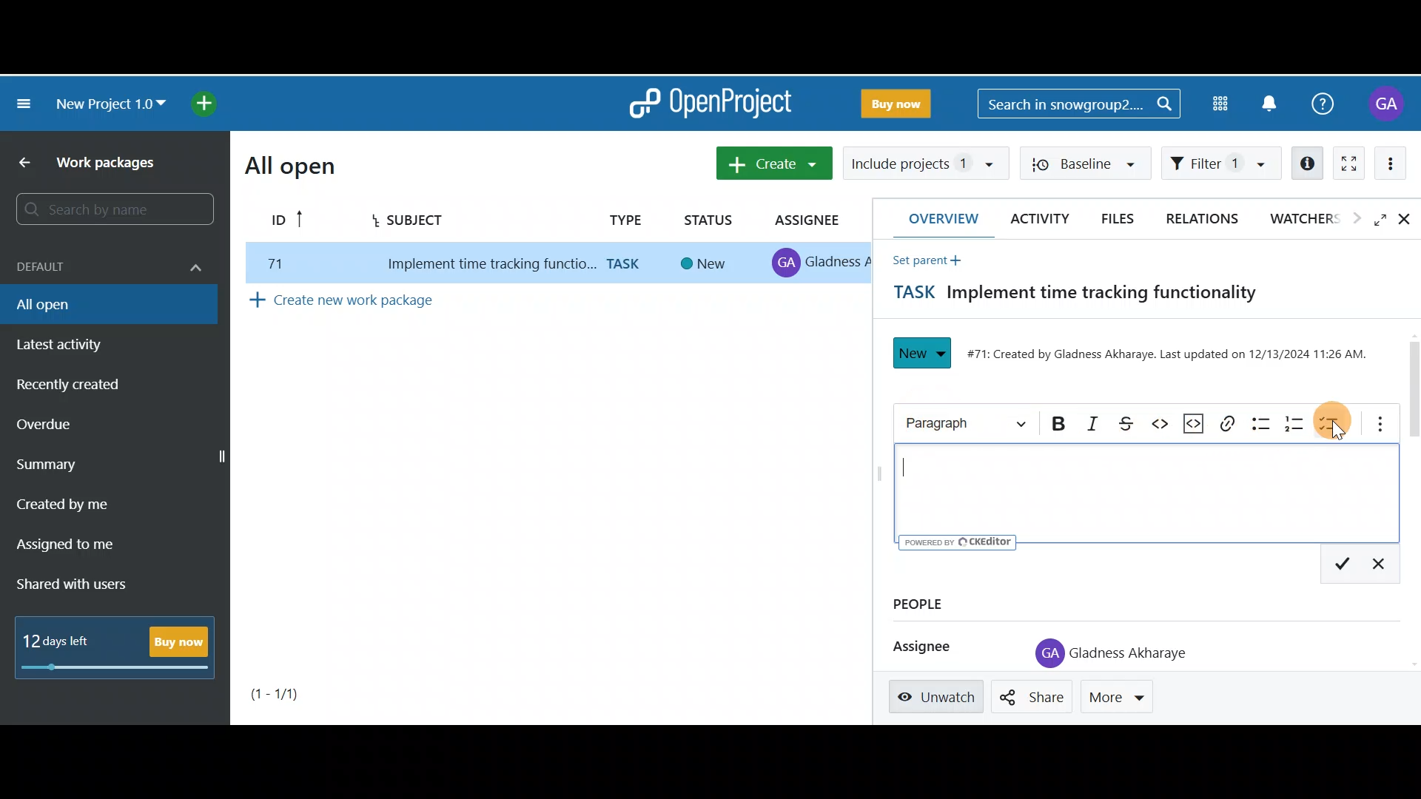  What do you see at coordinates (1370, 220) in the screenshot?
I see `Open fullscreen view` at bounding box center [1370, 220].